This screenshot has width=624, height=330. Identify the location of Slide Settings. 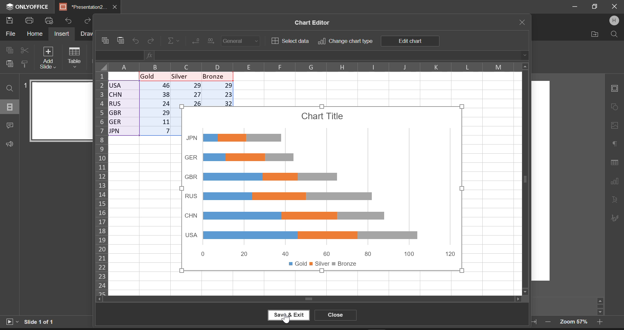
(614, 88).